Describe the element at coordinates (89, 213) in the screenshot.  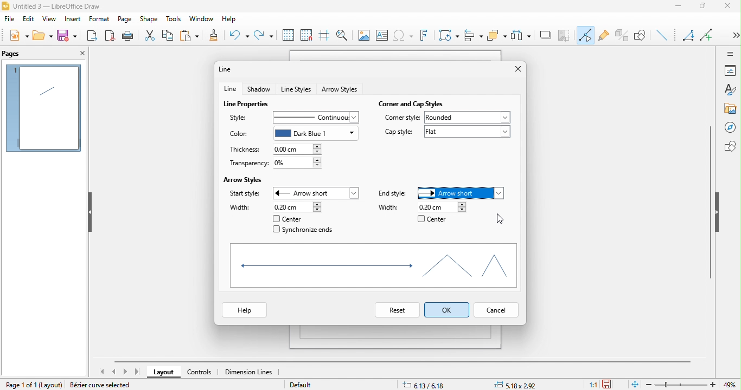
I see `hide` at that location.